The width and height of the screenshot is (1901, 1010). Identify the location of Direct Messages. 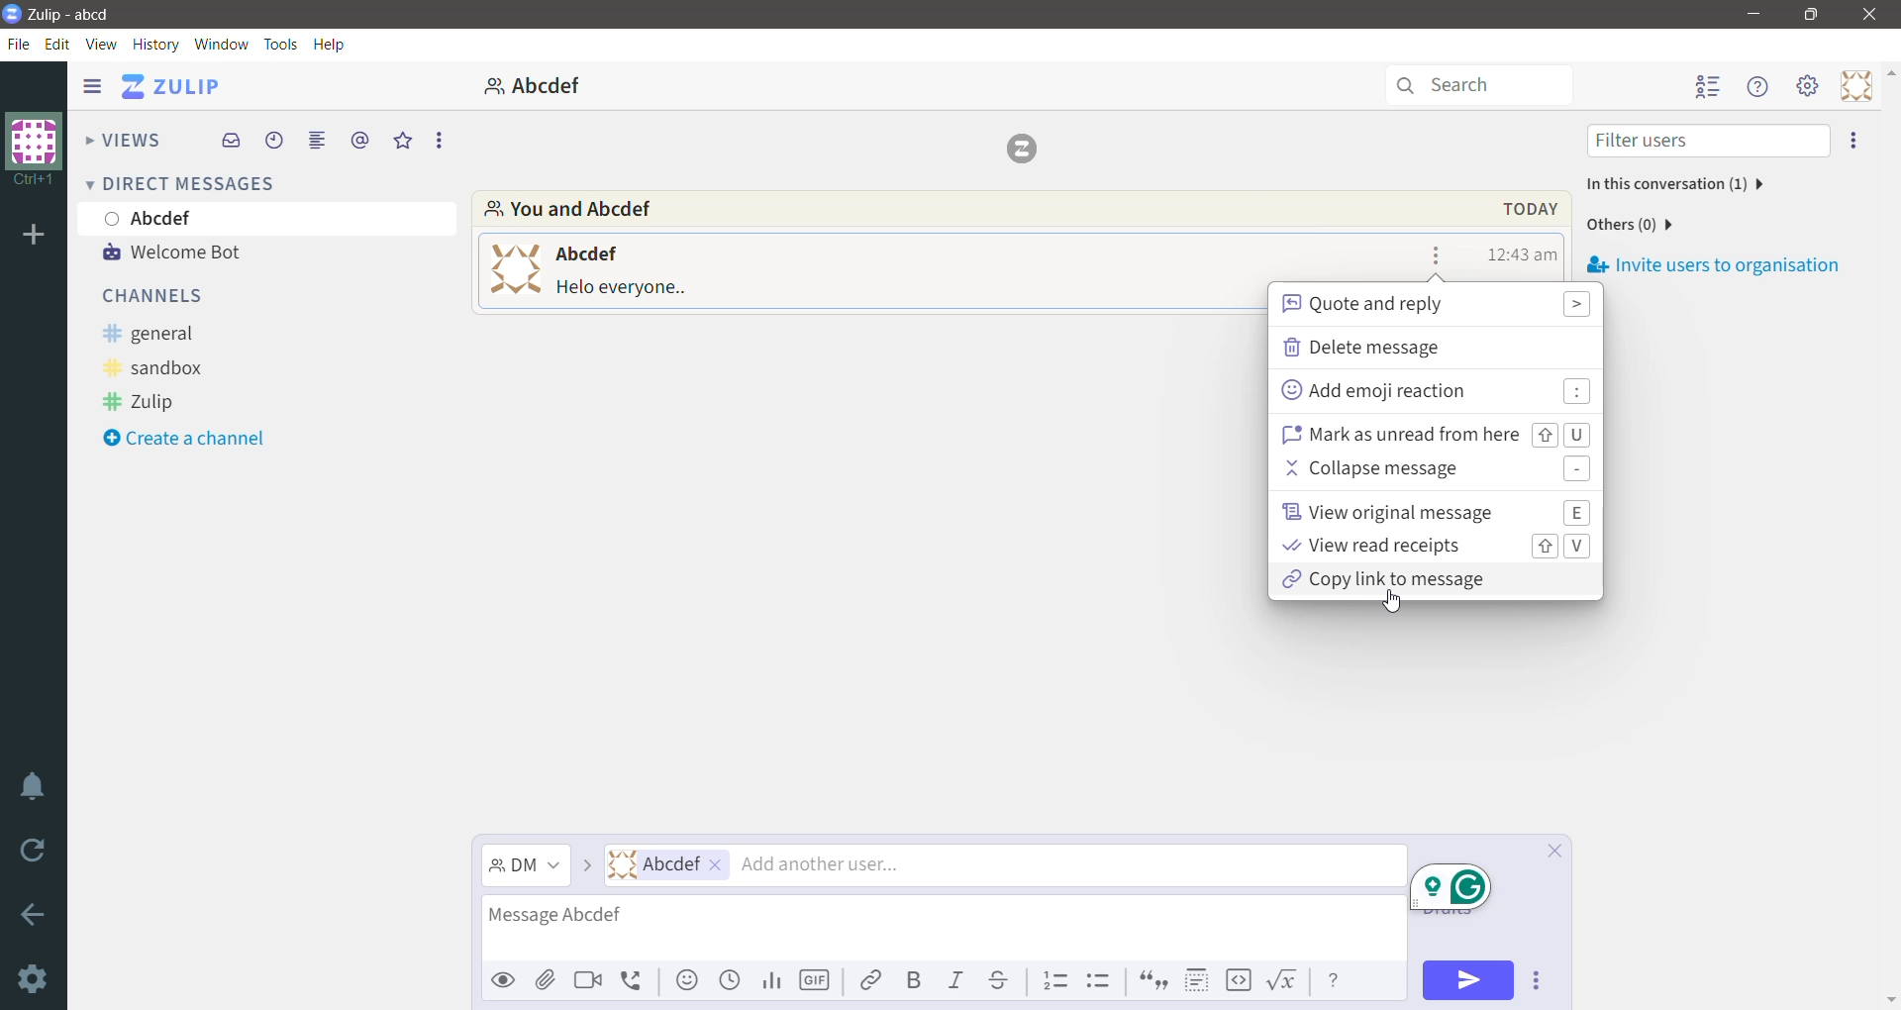
(185, 183).